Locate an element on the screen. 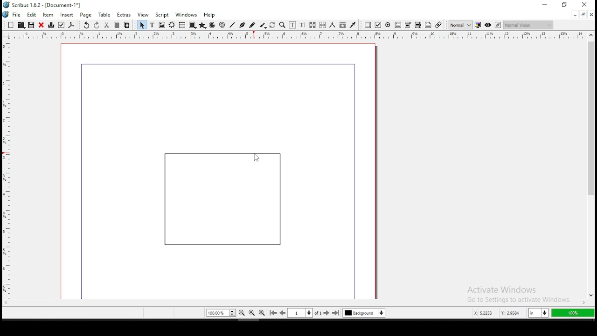 Image resolution: width=597 pixels, height=336 pixels. insert is located at coordinates (67, 15).